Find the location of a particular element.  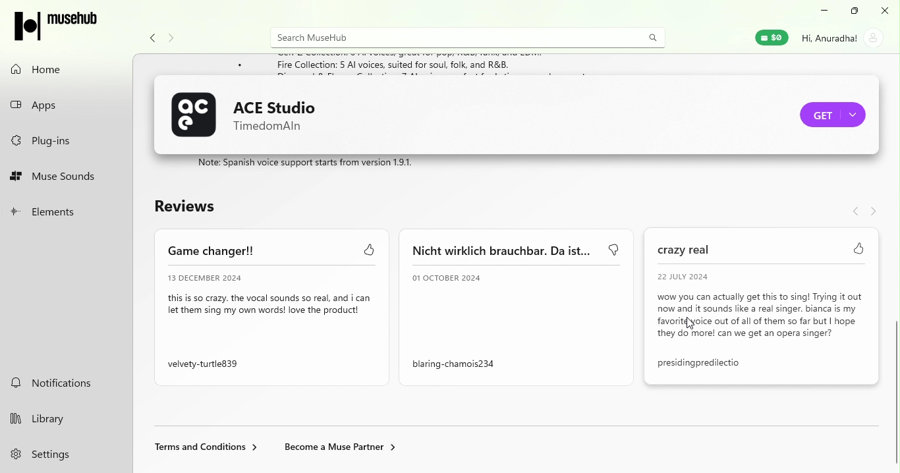

Terms and condition is located at coordinates (204, 449).